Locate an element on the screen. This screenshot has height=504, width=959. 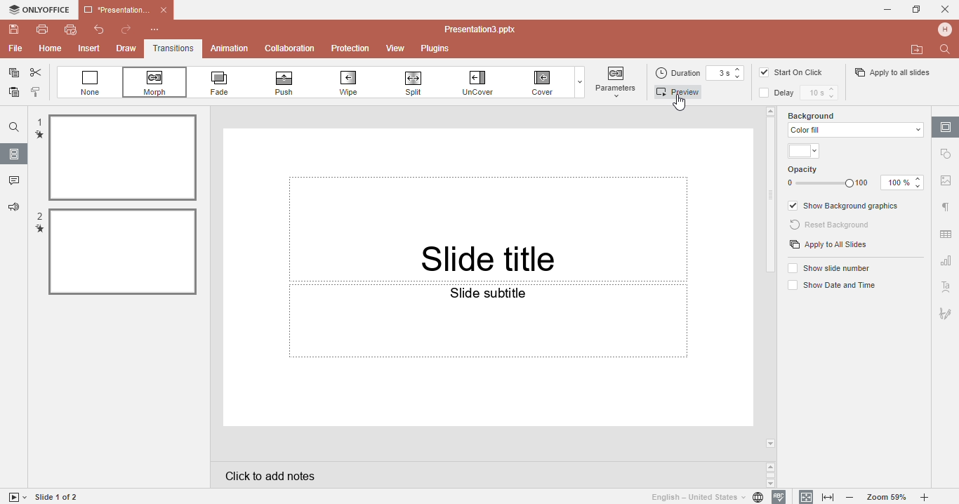
Preview is located at coordinates (682, 92).